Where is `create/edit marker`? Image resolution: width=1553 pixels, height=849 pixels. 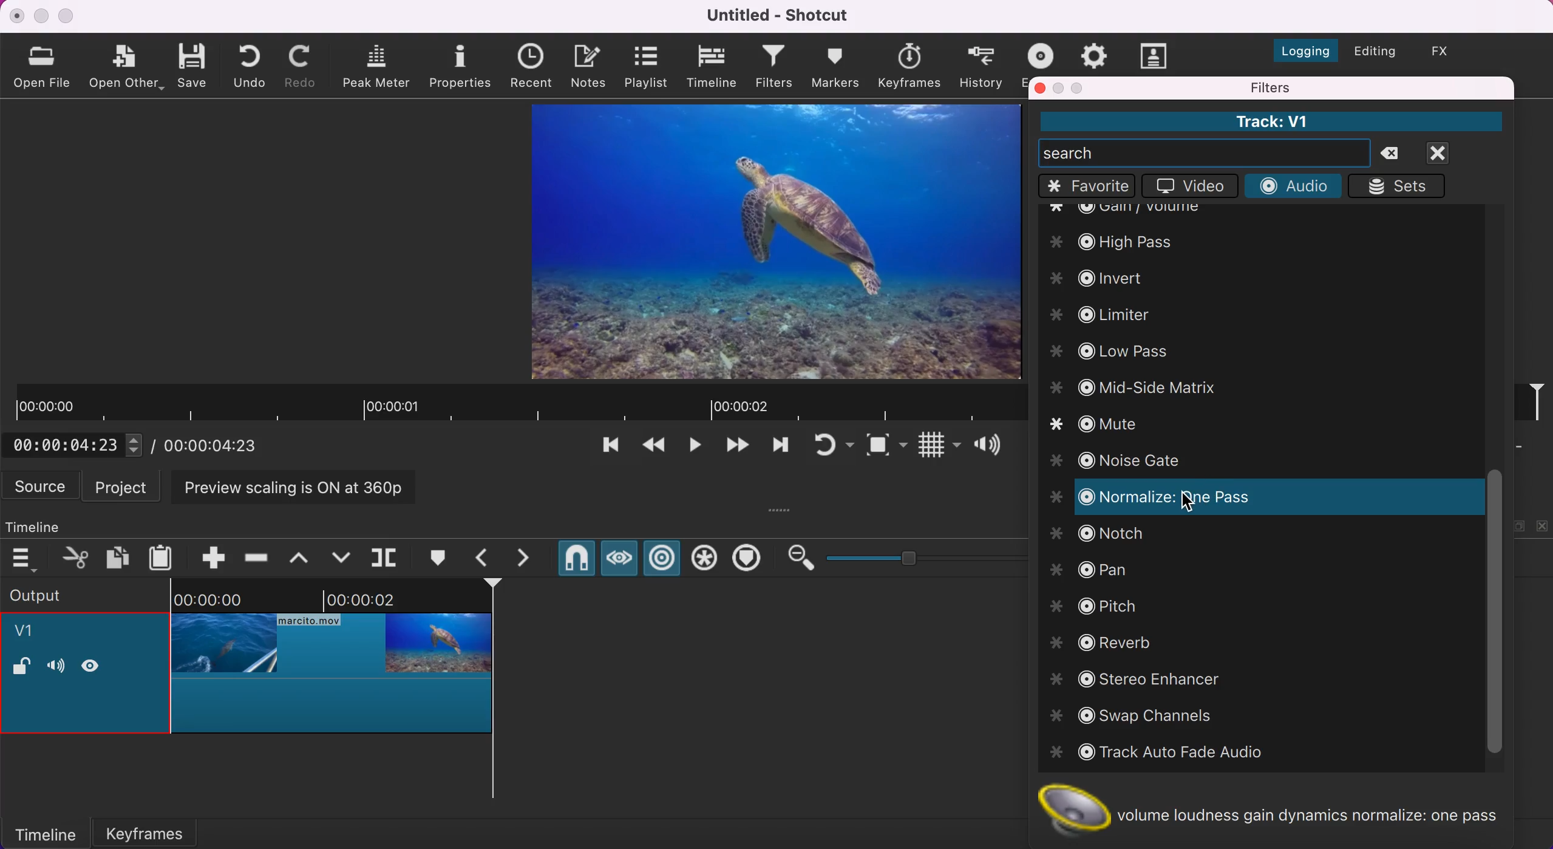 create/edit marker is located at coordinates (441, 558).